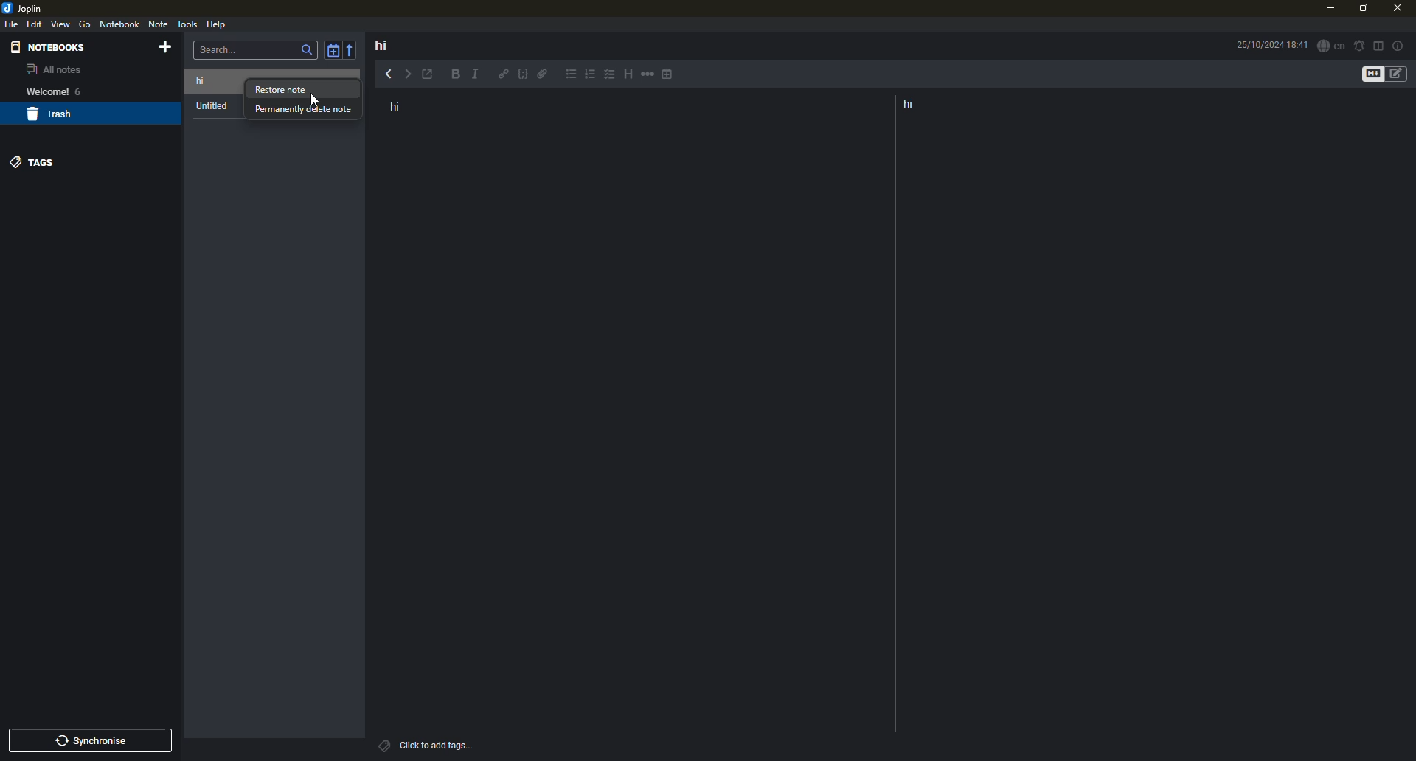  I want to click on view, so click(60, 24).